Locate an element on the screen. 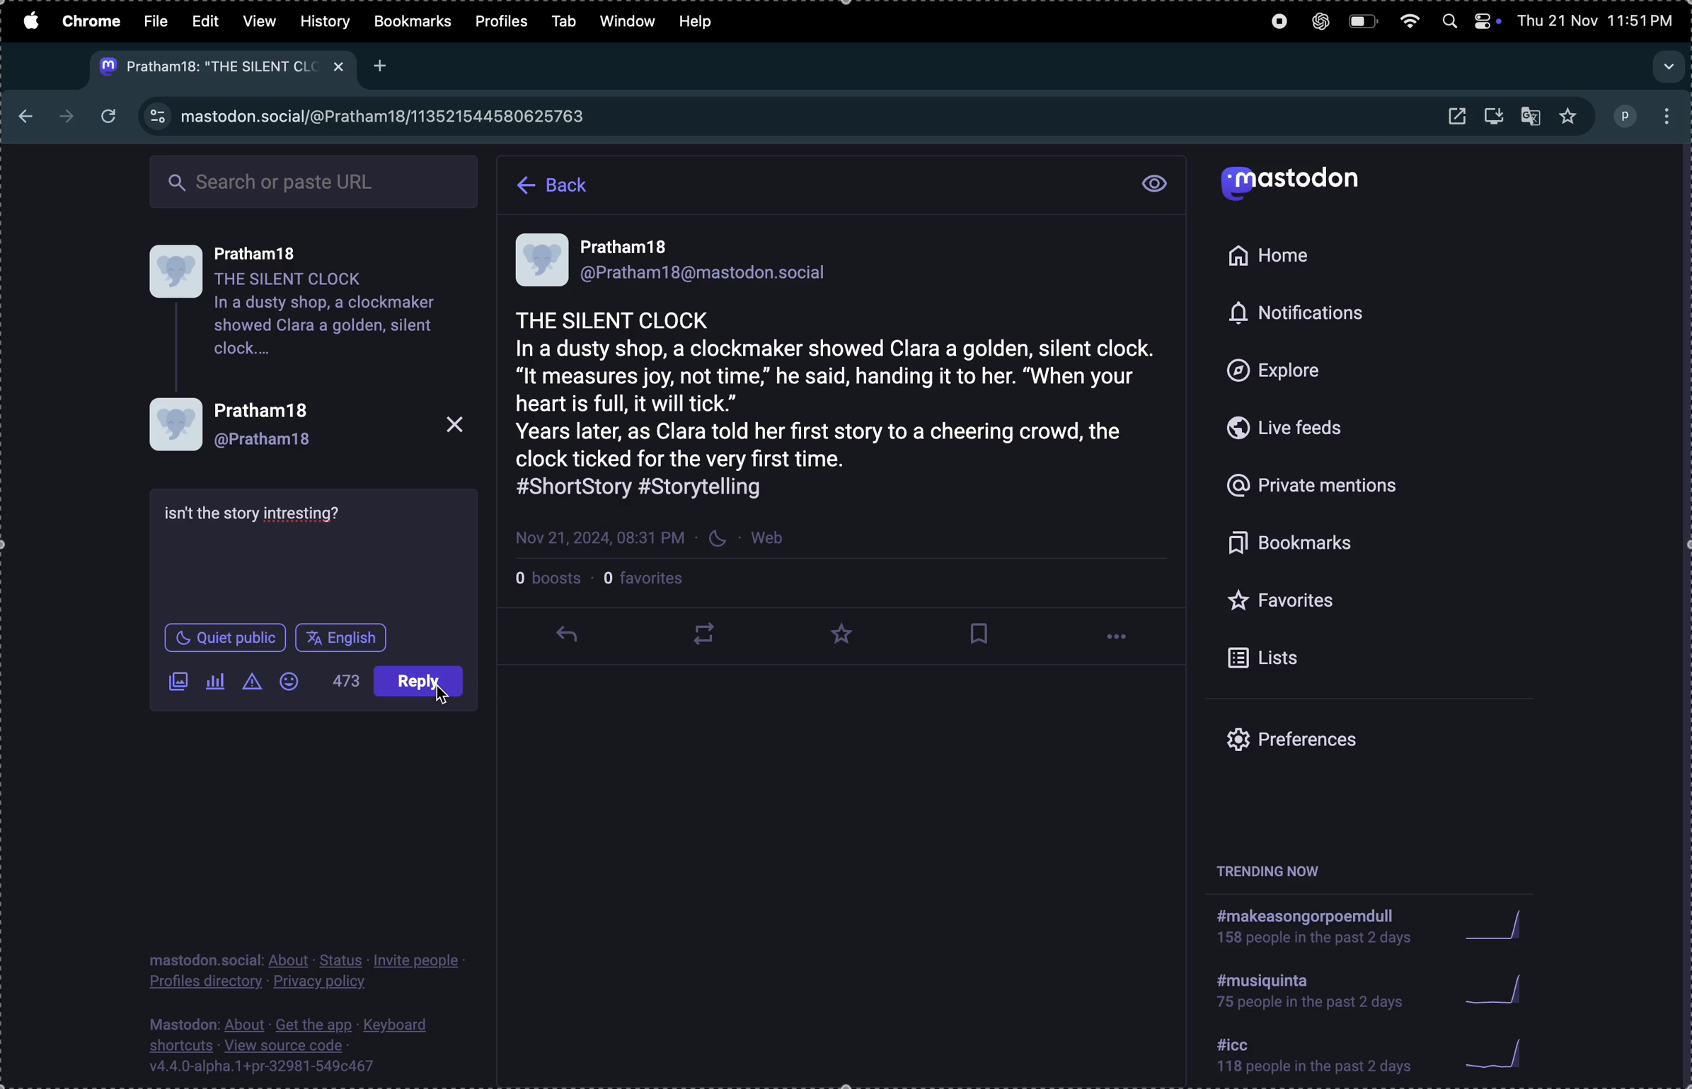 The height and width of the screenshot is (1089, 1692). file is located at coordinates (158, 21).